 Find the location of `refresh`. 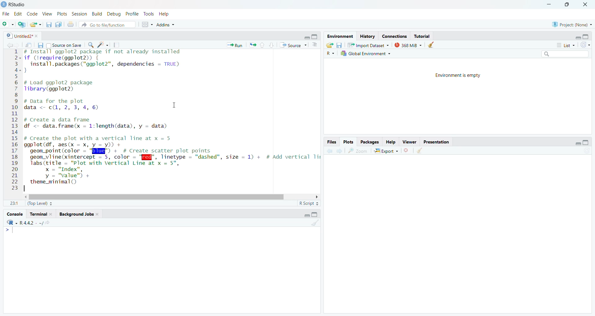

refresh is located at coordinates (587, 46).